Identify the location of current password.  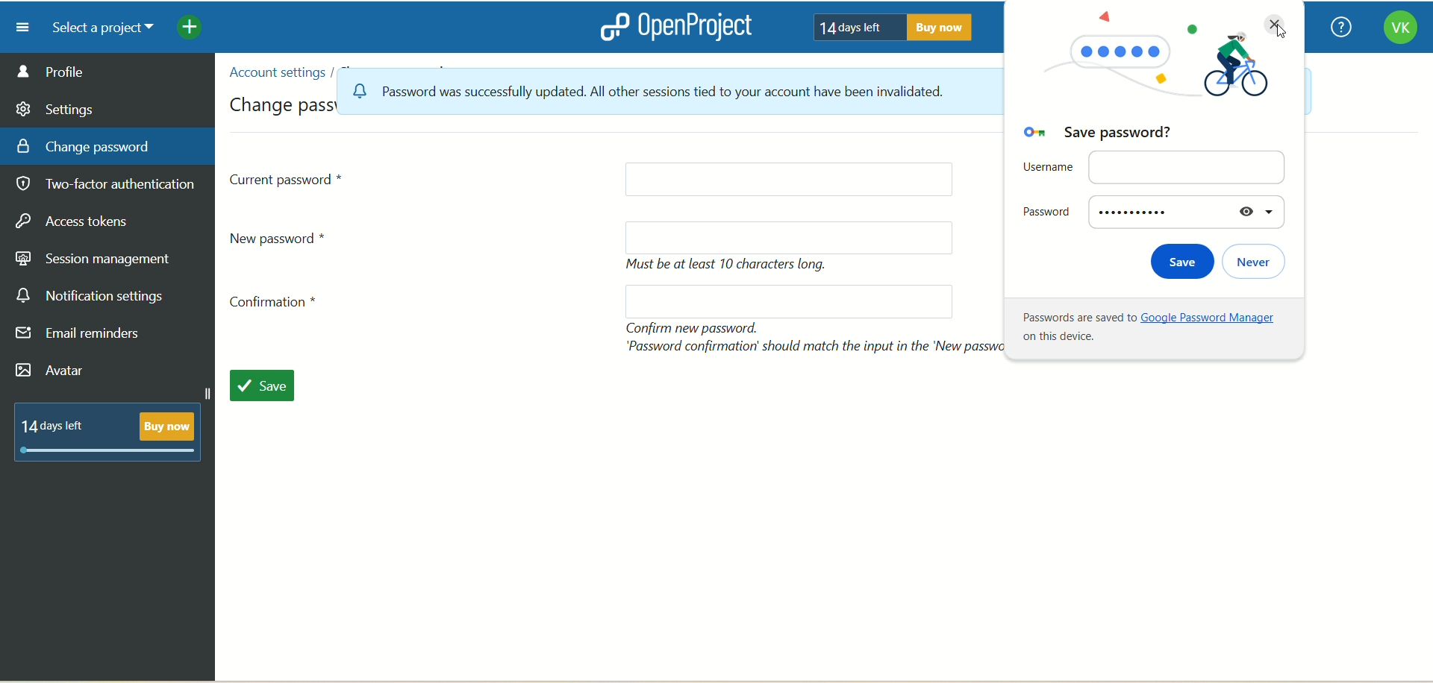
(787, 180).